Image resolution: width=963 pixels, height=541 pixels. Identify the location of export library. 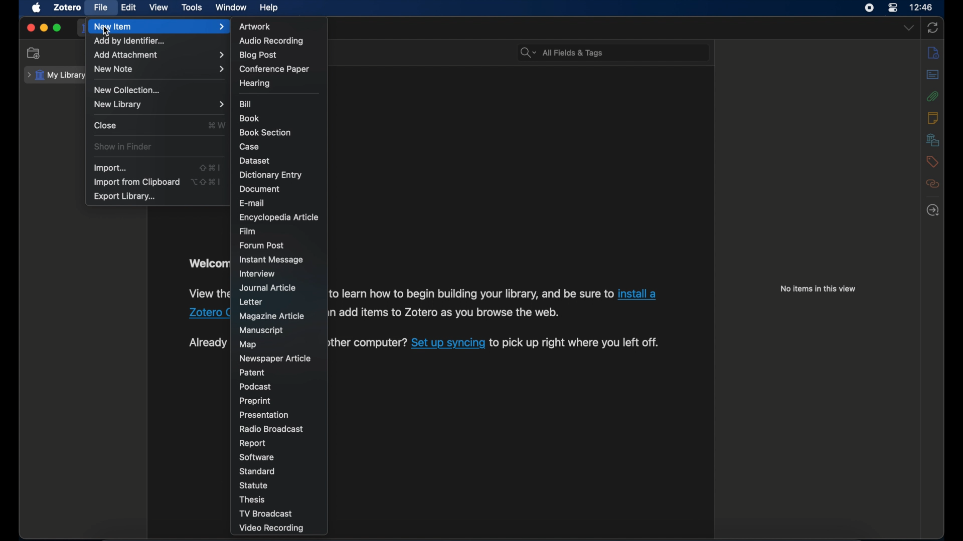
(124, 196).